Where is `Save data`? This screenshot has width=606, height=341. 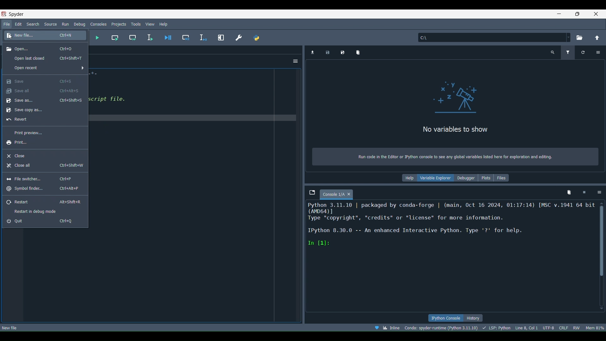
Save data is located at coordinates (328, 53).